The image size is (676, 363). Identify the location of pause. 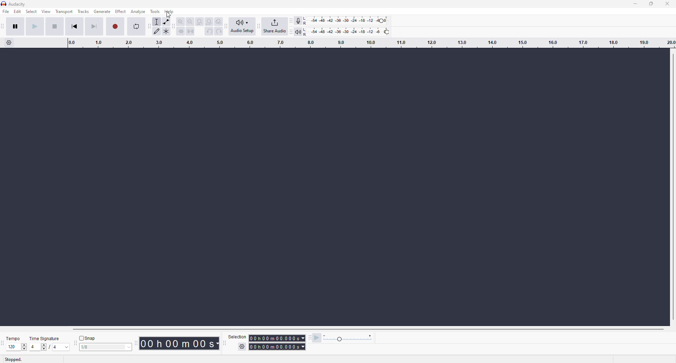
(16, 27).